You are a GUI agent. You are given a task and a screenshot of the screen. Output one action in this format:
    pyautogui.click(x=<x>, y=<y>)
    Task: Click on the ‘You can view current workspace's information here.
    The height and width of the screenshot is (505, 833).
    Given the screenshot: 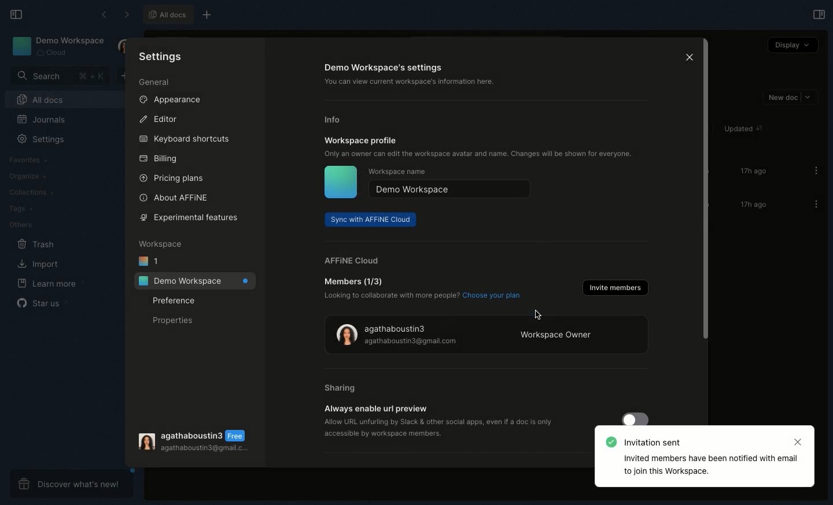 What is the action you would take?
    pyautogui.click(x=416, y=81)
    